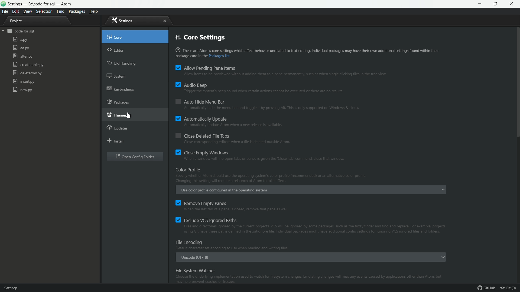  Describe the element at coordinates (20, 40) in the screenshot. I see `a.py file` at that location.